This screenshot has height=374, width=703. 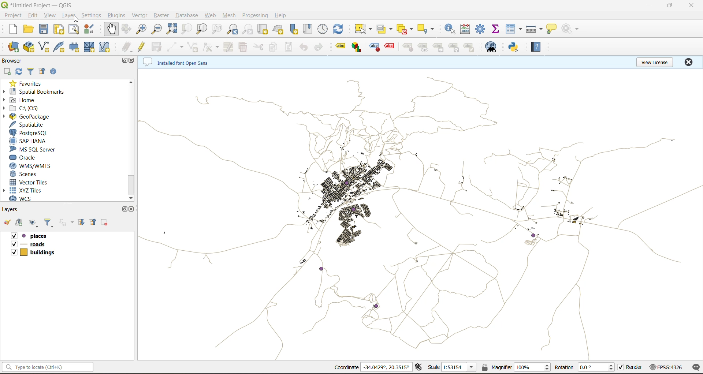 What do you see at coordinates (105, 48) in the screenshot?
I see `virtual layer` at bounding box center [105, 48].